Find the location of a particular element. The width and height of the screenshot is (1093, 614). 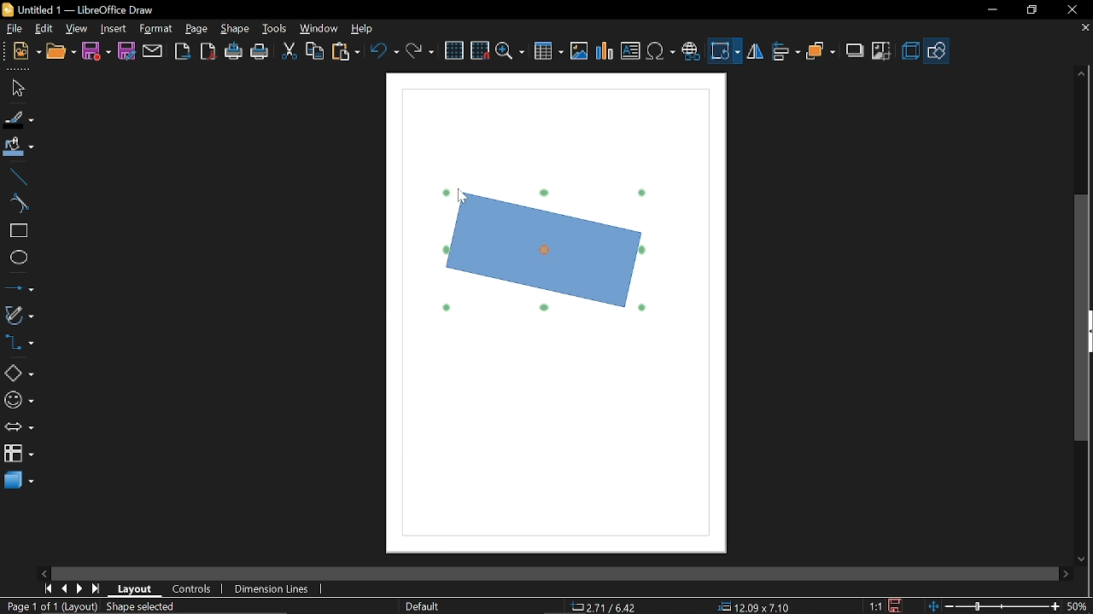

Page is located at coordinates (196, 29).